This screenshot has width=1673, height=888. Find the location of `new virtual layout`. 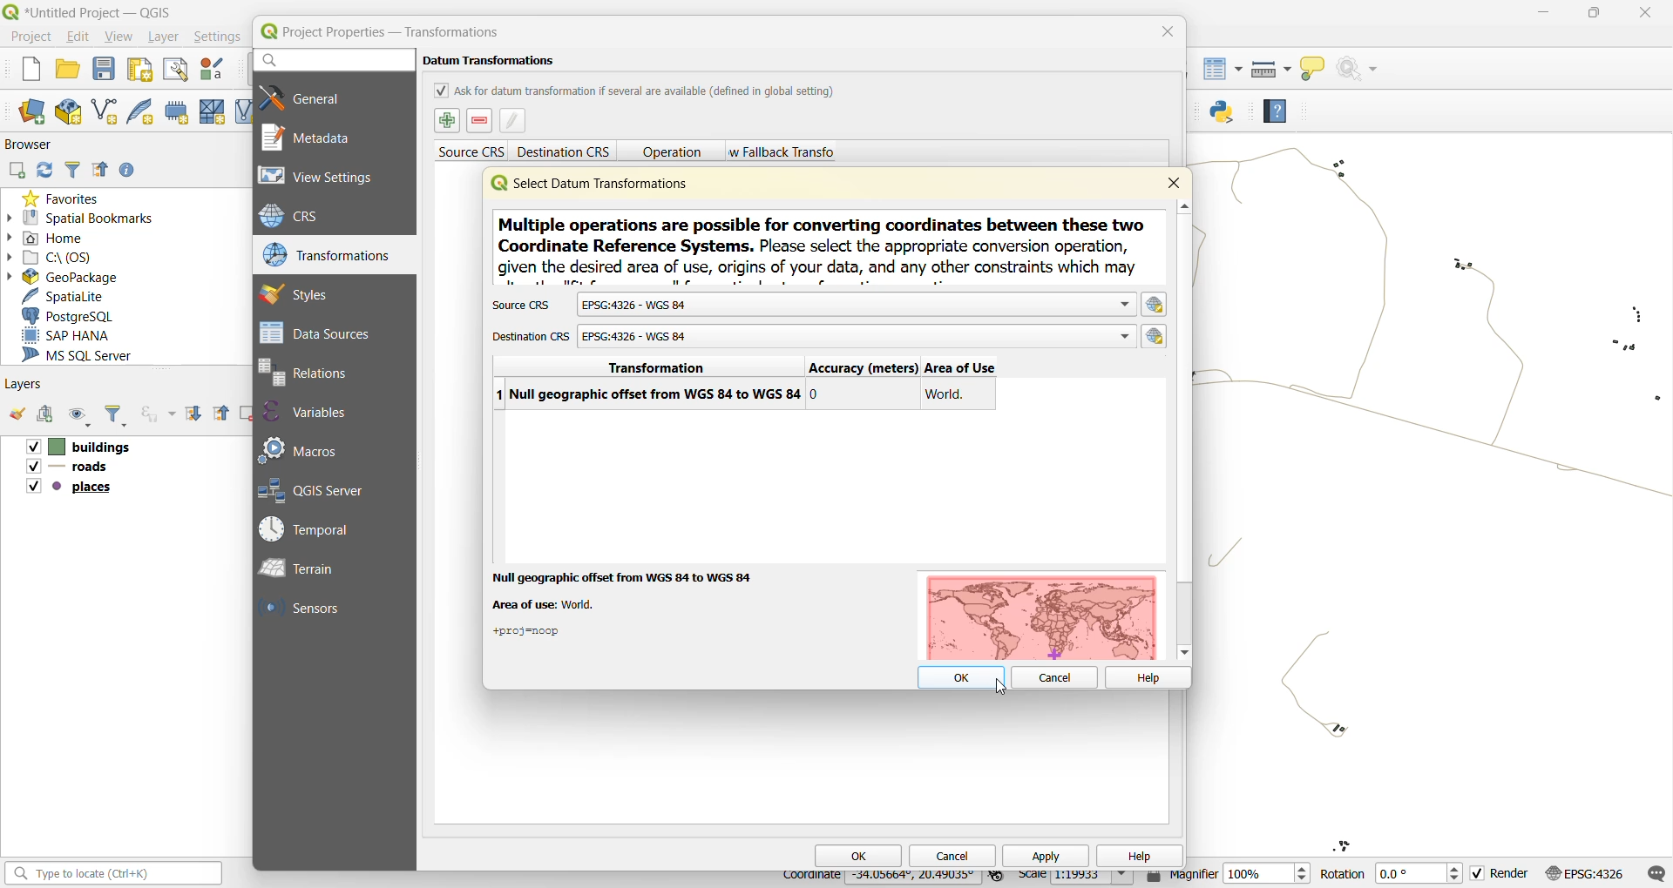

new virtual layout is located at coordinates (242, 111).